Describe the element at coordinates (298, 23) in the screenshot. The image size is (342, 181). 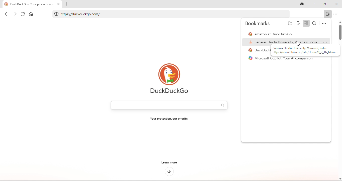
I see `add bookmark` at that location.